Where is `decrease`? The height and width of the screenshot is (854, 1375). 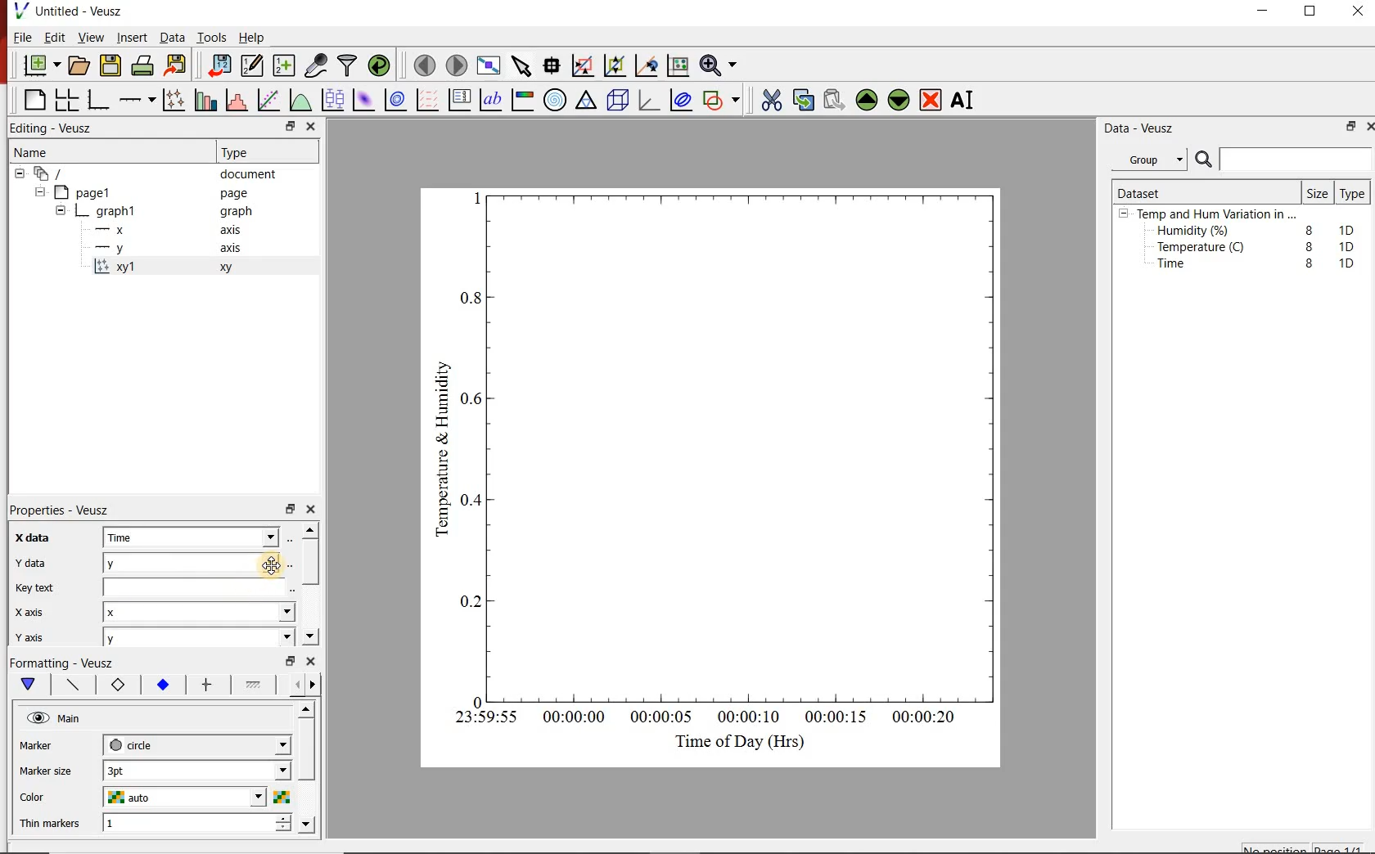
decrease is located at coordinates (282, 832).